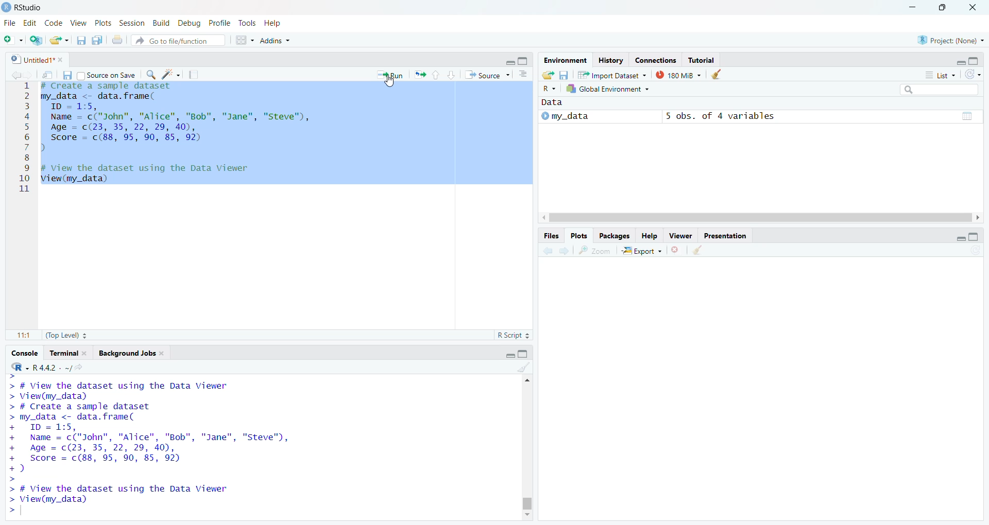  What do you see at coordinates (22, 7) in the screenshot?
I see `Rstudio` at bounding box center [22, 7].